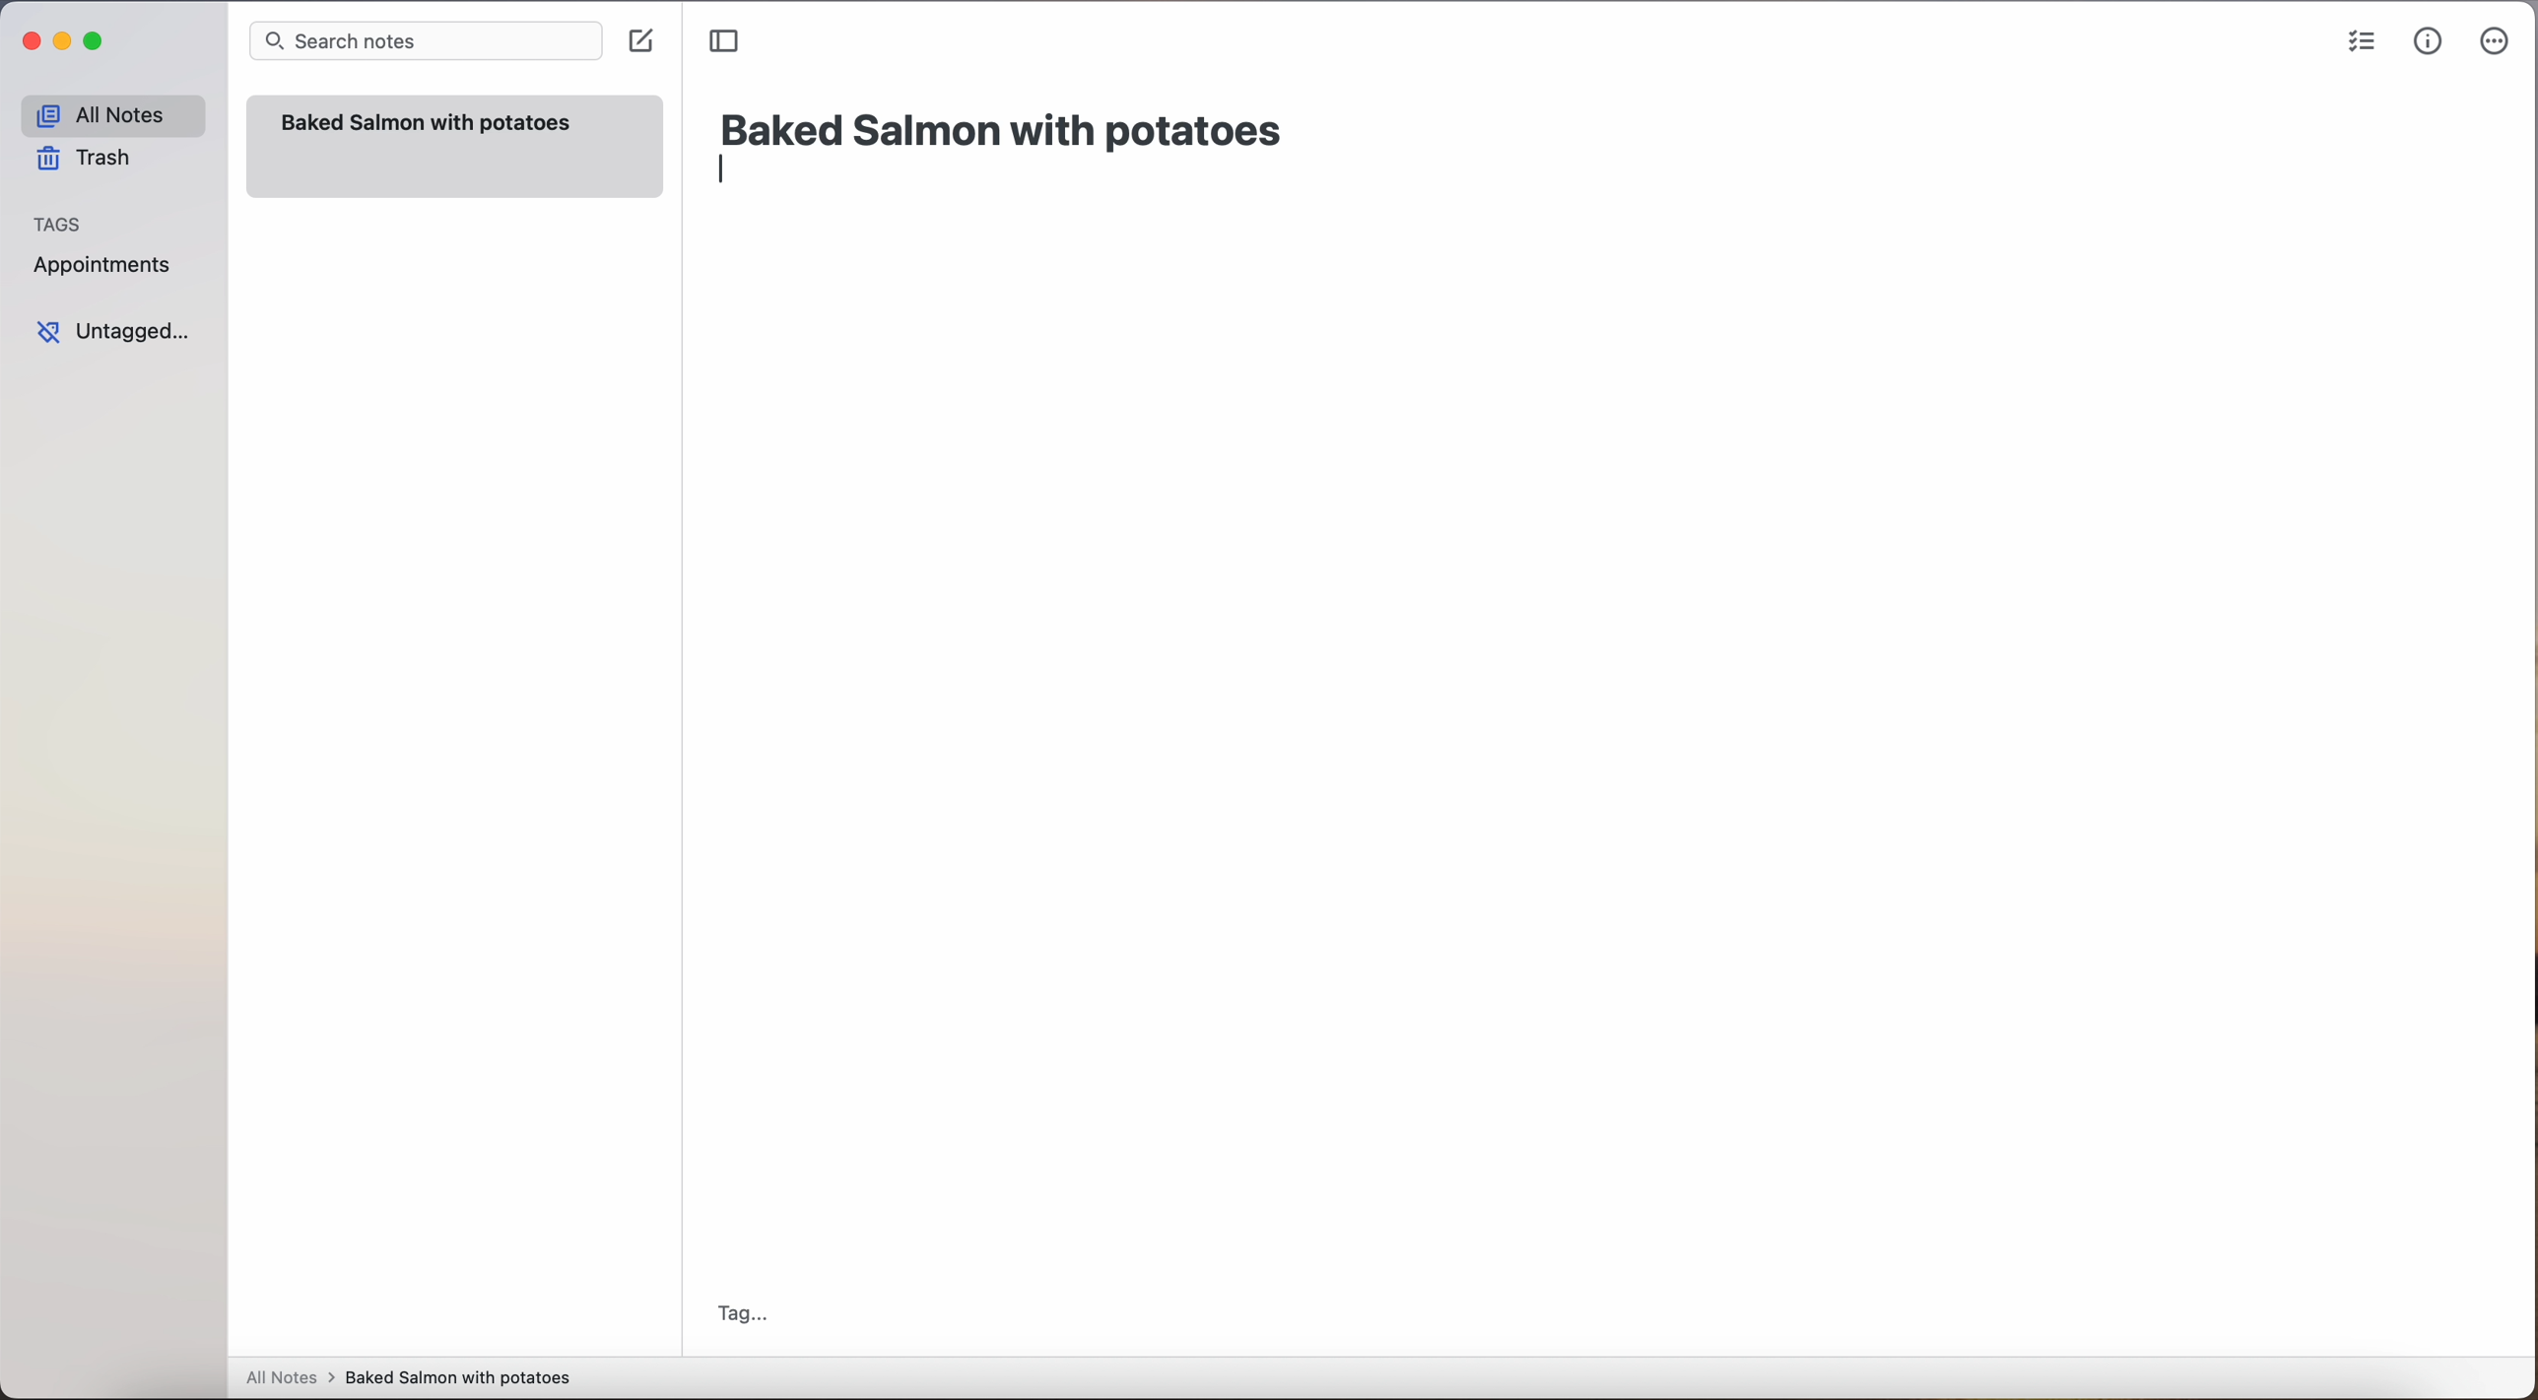 Image resolution: width=2538 pixels, height=1400 pixels. What do you see at coordinates (29, 42) in the screenshot?
I see `close Simplenote` at bounding box center [29, 42].